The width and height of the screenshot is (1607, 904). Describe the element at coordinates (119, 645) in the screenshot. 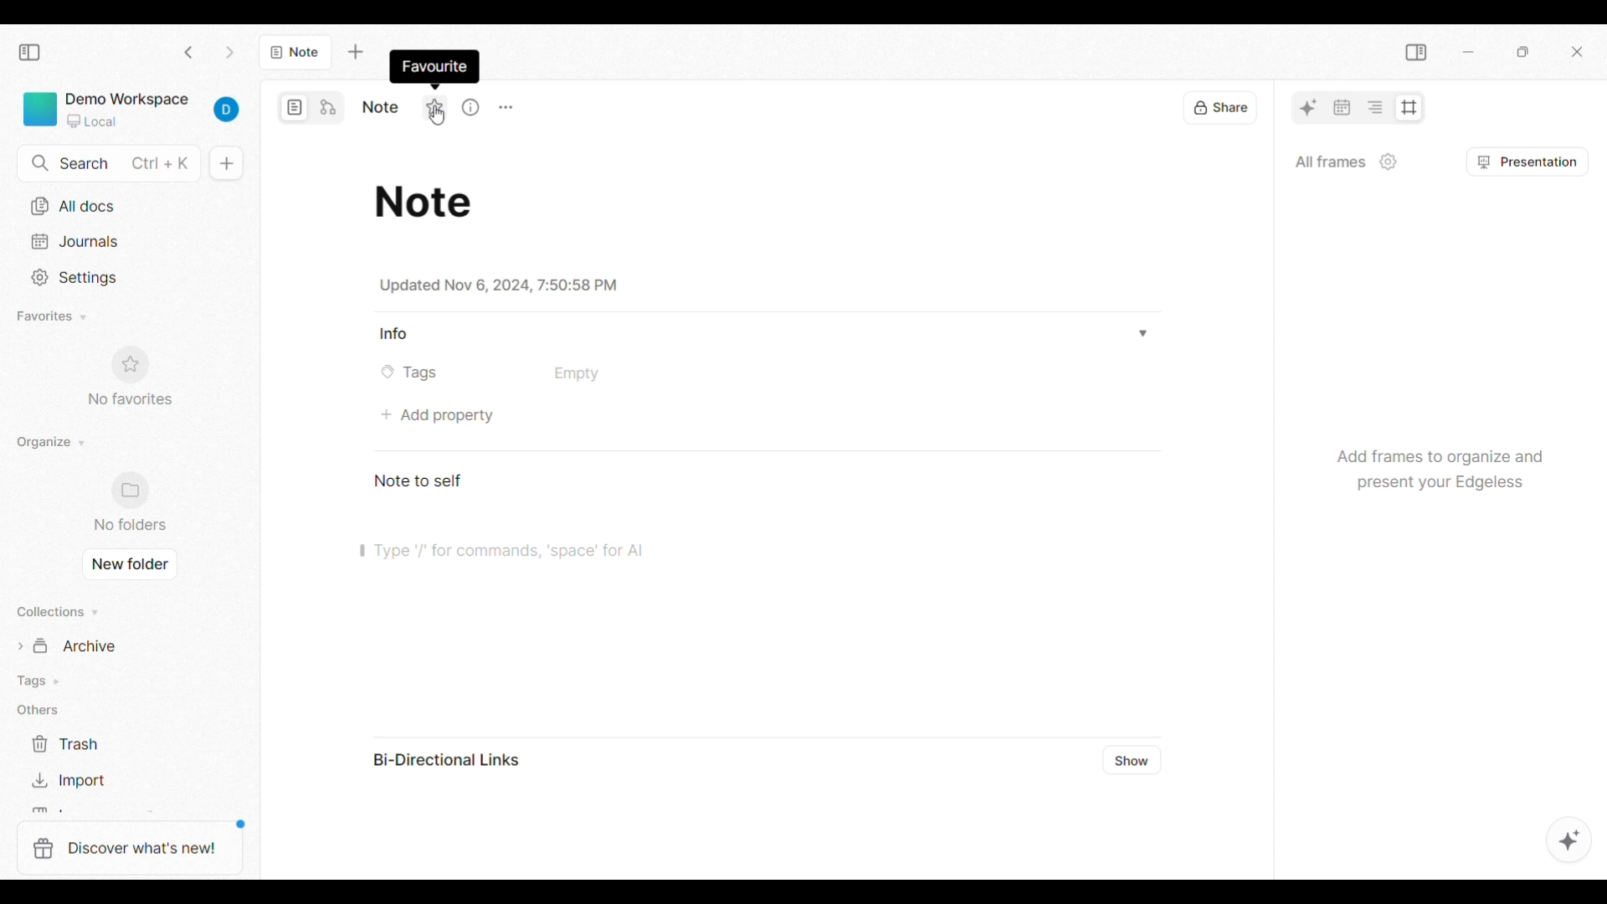

I see `Expand archive folder` at that location.